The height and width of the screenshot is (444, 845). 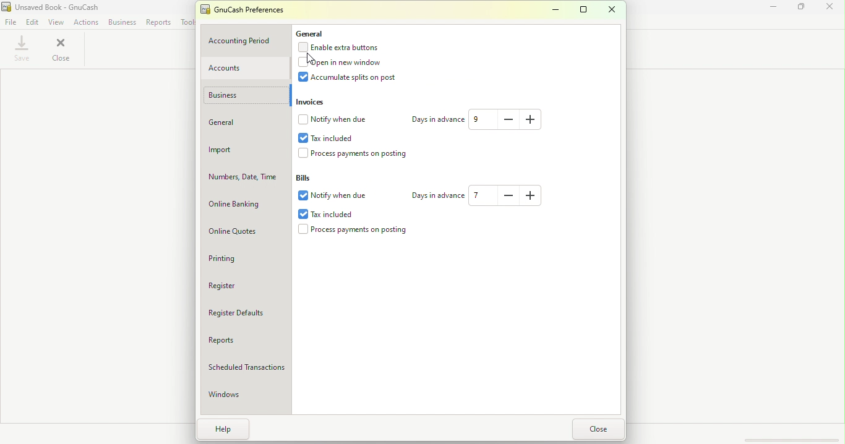 What do you see at coordinates (244, 69) in the screenshot?
I see `Accounts` at bounding box center [244, 69].